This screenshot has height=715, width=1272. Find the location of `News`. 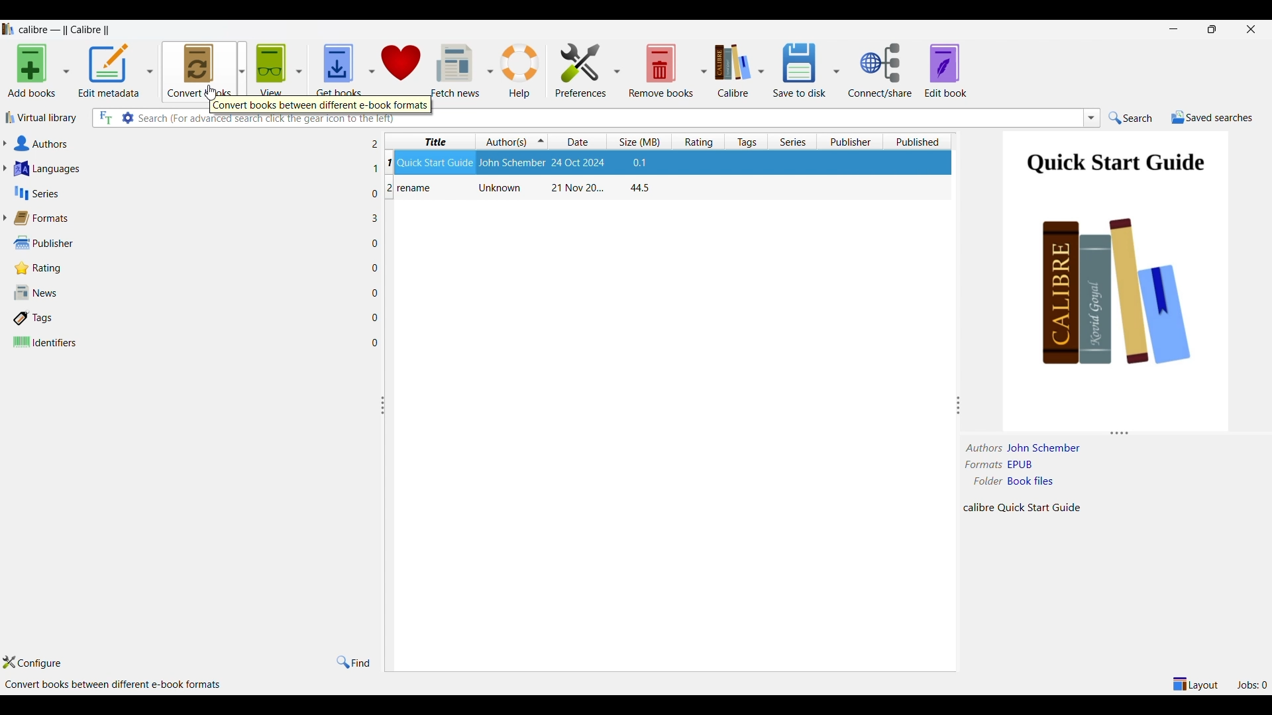

News is located at coordinates (189, 292).